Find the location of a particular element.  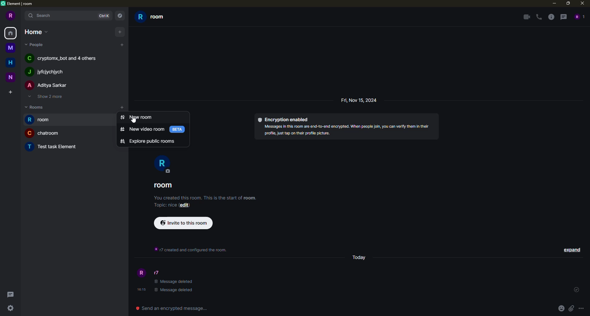

profile is located at coordinates (140, 273).